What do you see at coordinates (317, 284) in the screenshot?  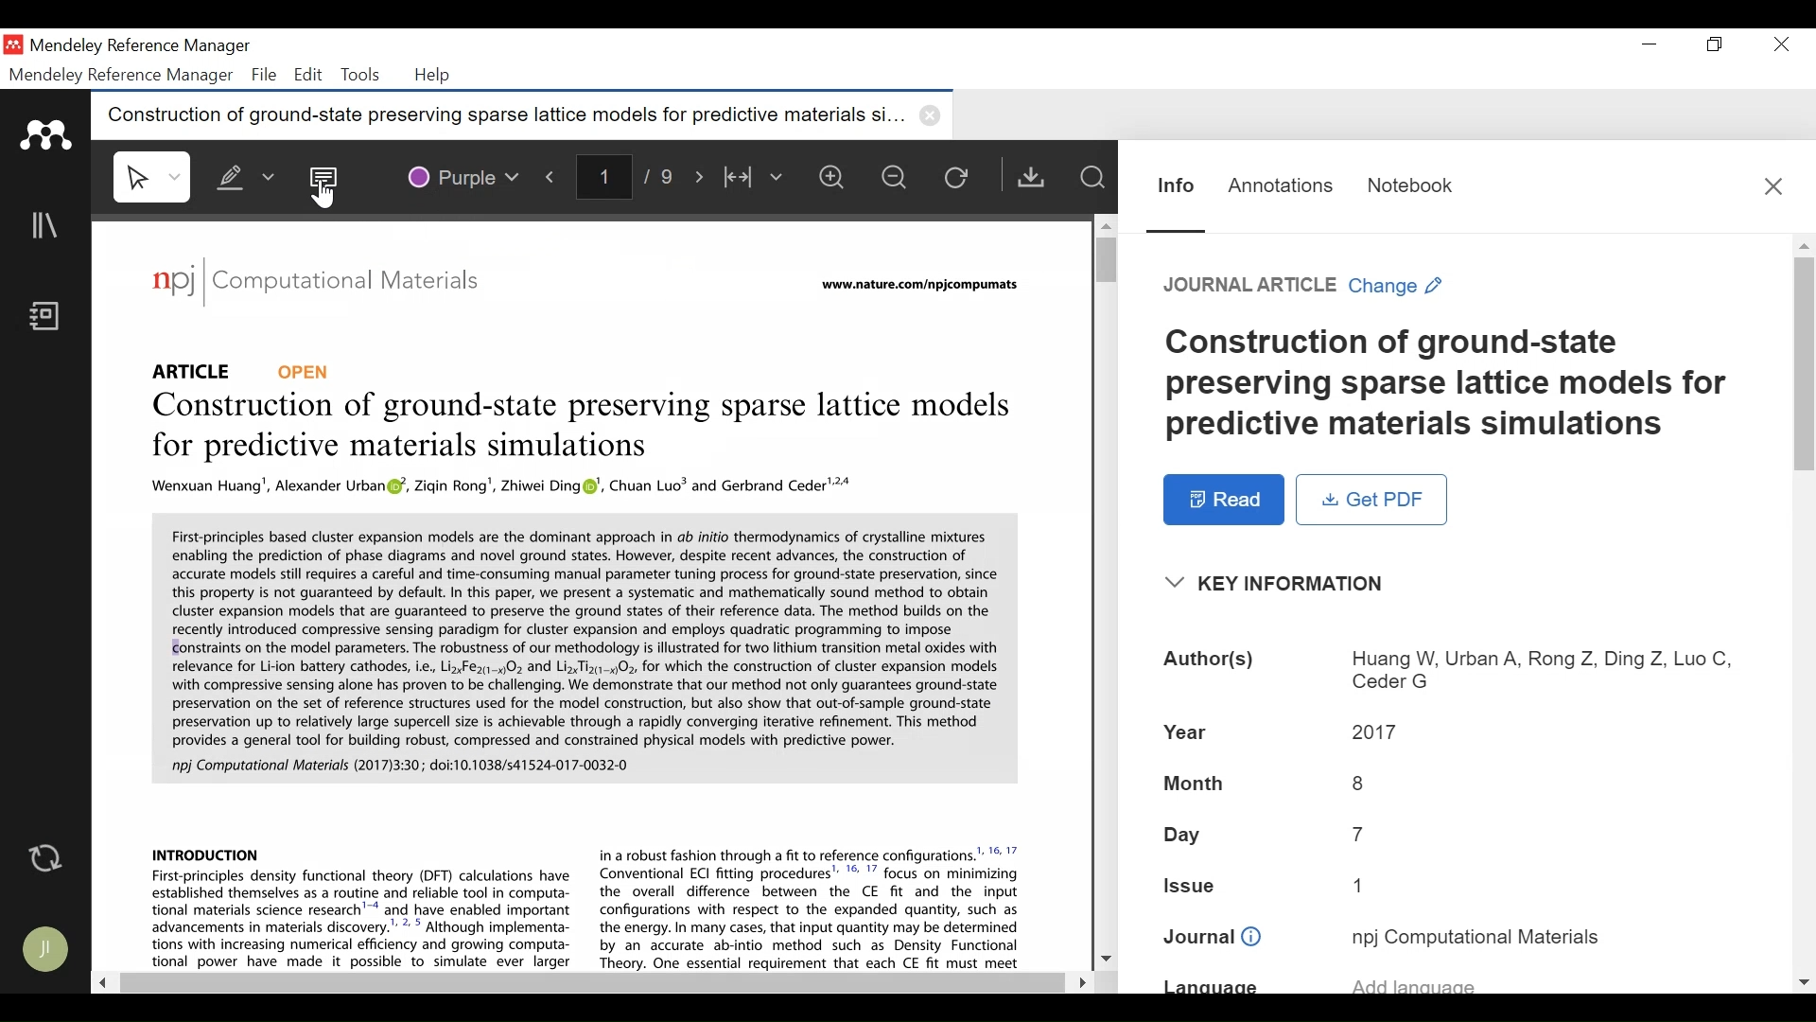 I see `Journal: Computational Materialas` at bounding box center [317, 284].